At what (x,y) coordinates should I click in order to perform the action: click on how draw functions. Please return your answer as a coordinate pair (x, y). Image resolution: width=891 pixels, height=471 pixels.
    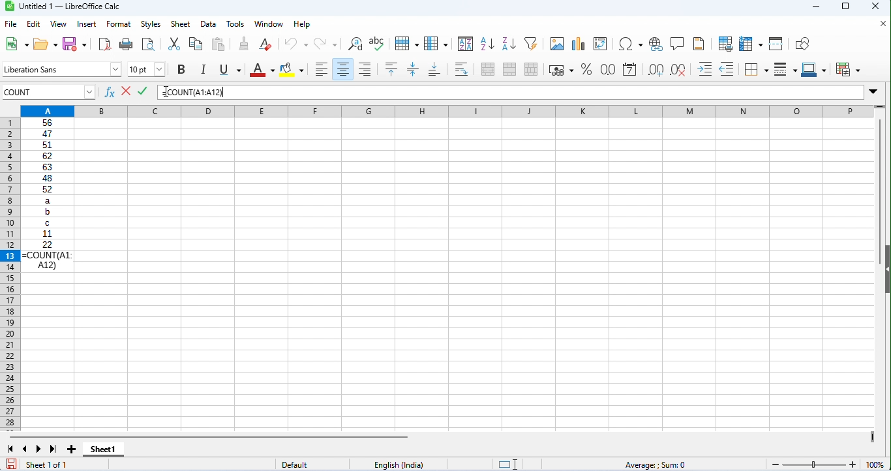
    Looking at the image, I should click on (804, 44).